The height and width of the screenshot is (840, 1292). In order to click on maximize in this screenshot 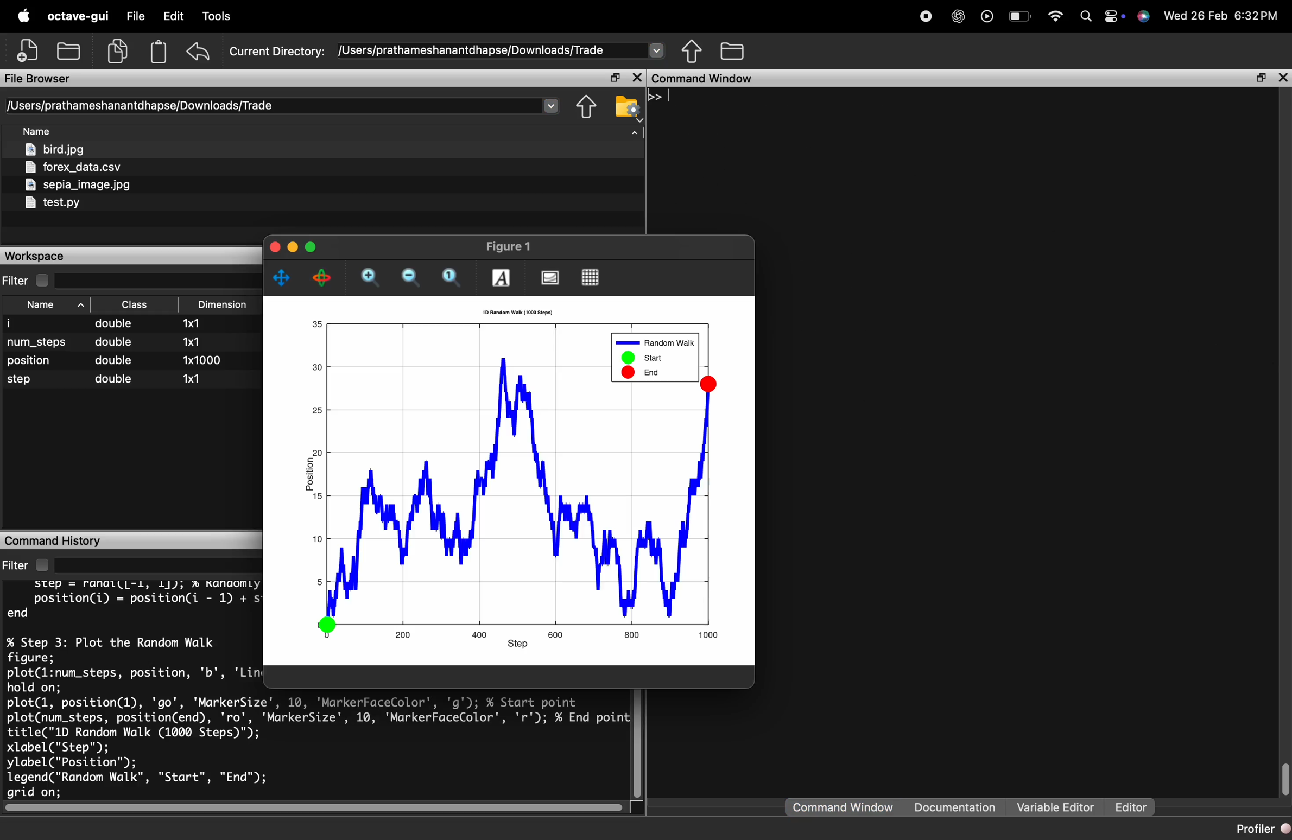, I will do `click(310, 246)`.